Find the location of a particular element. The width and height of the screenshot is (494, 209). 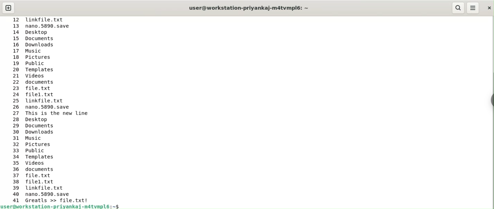

sidebar is located at coordinates (493, 99).